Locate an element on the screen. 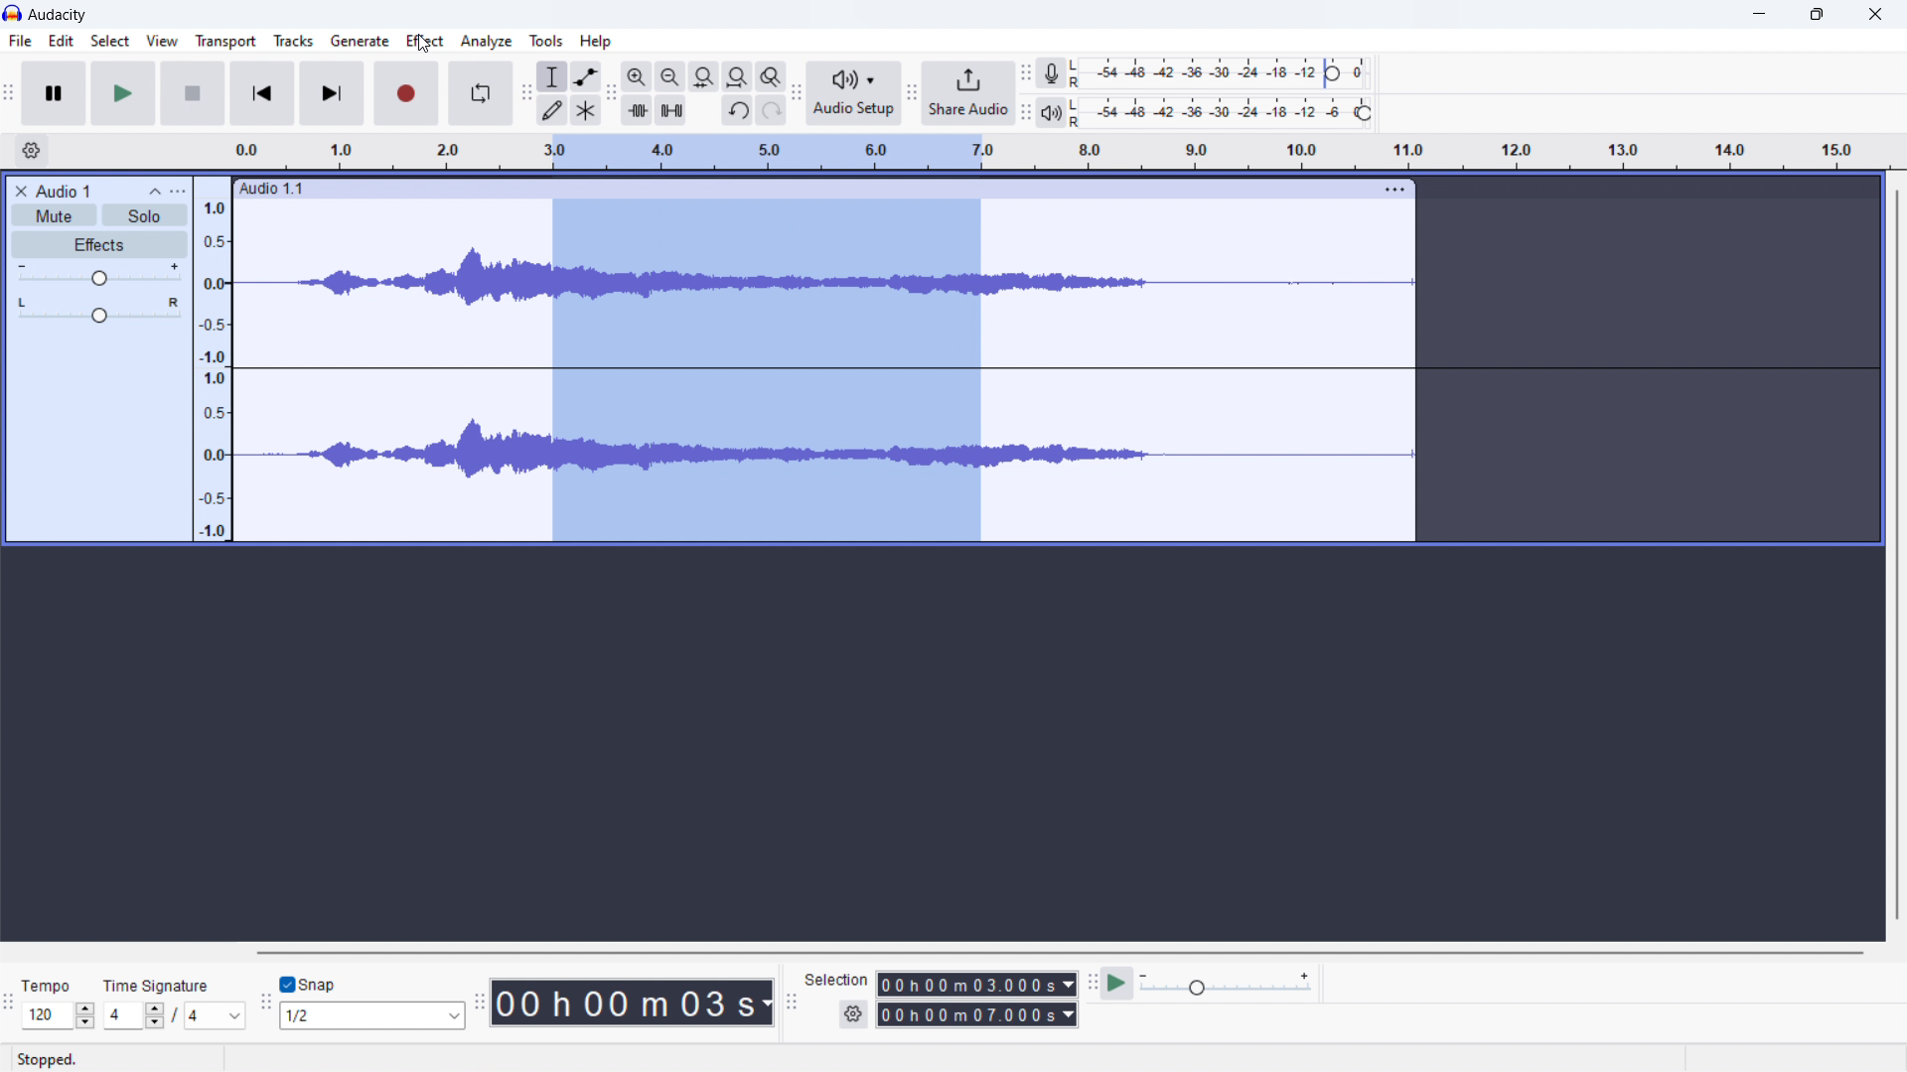 The height and width of the screenshot is (1072, 1907). stopped. is located at coordinates (48, 1060).